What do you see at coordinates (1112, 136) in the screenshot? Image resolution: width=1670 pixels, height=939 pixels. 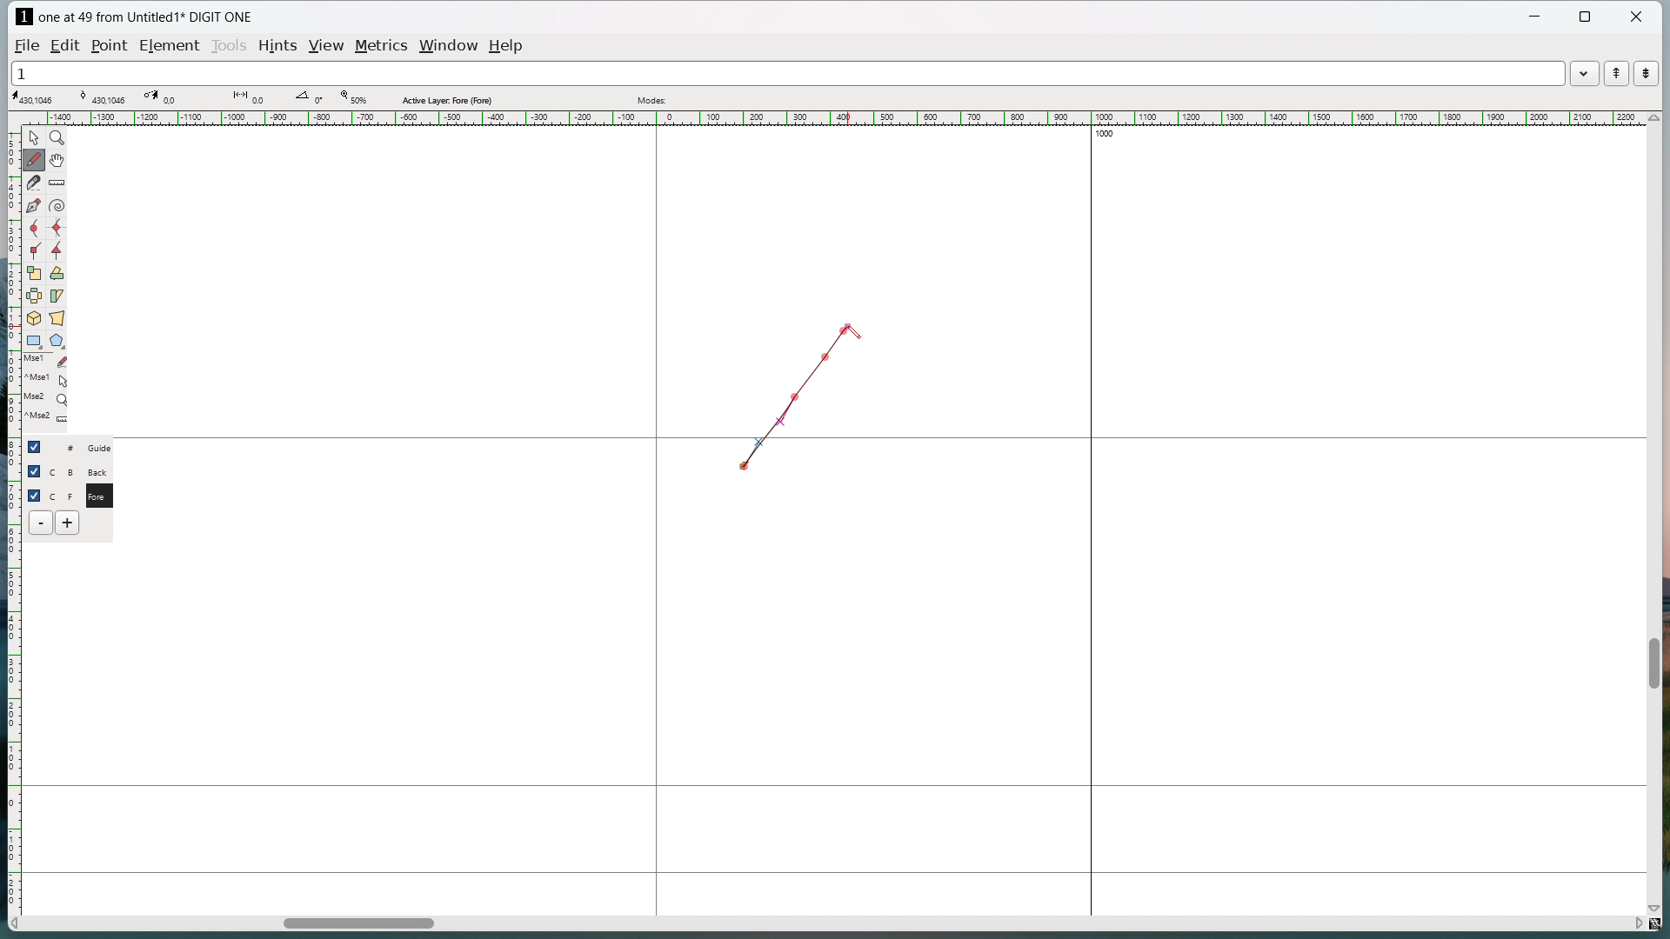 I see `1000` at bounding box center [1112, 136].